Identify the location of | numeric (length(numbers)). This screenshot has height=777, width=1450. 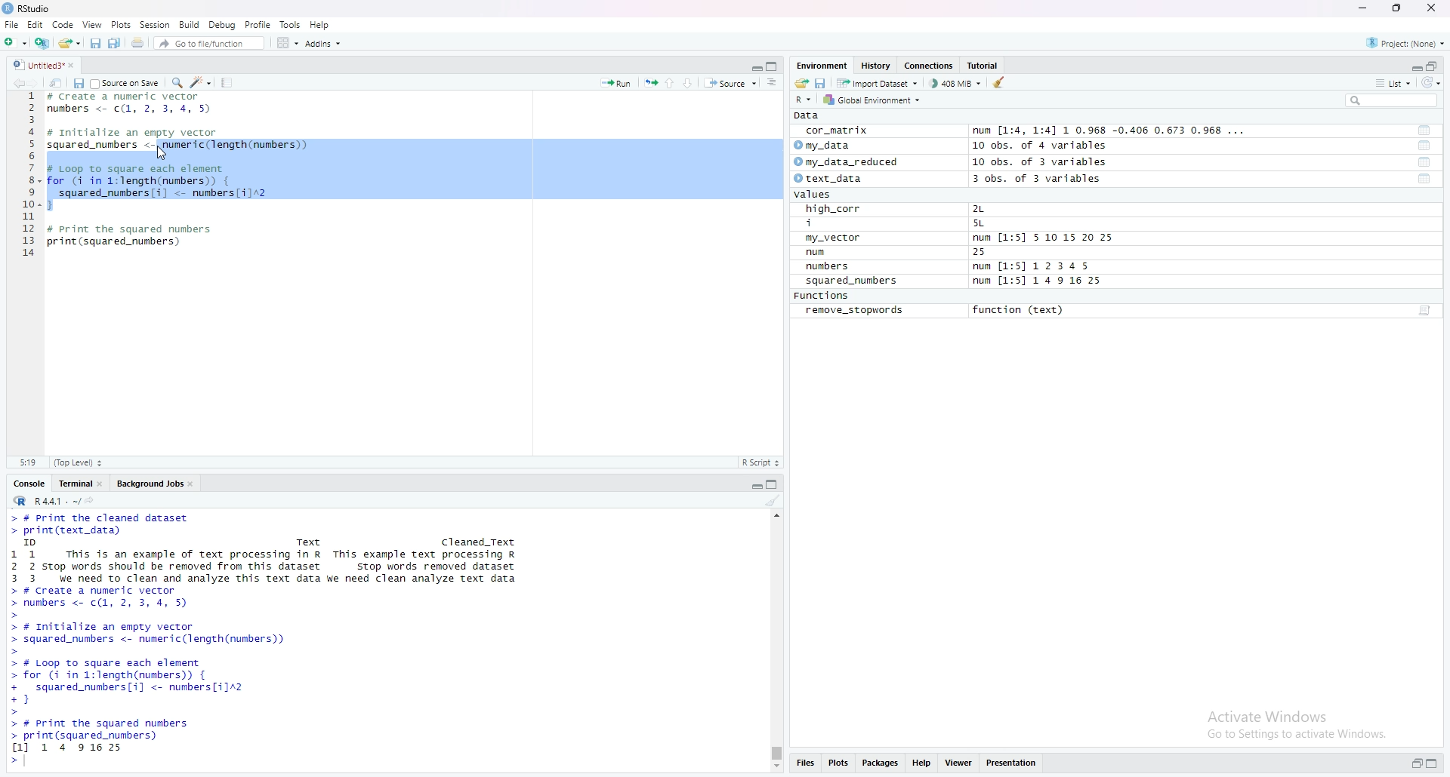
(237, 146).